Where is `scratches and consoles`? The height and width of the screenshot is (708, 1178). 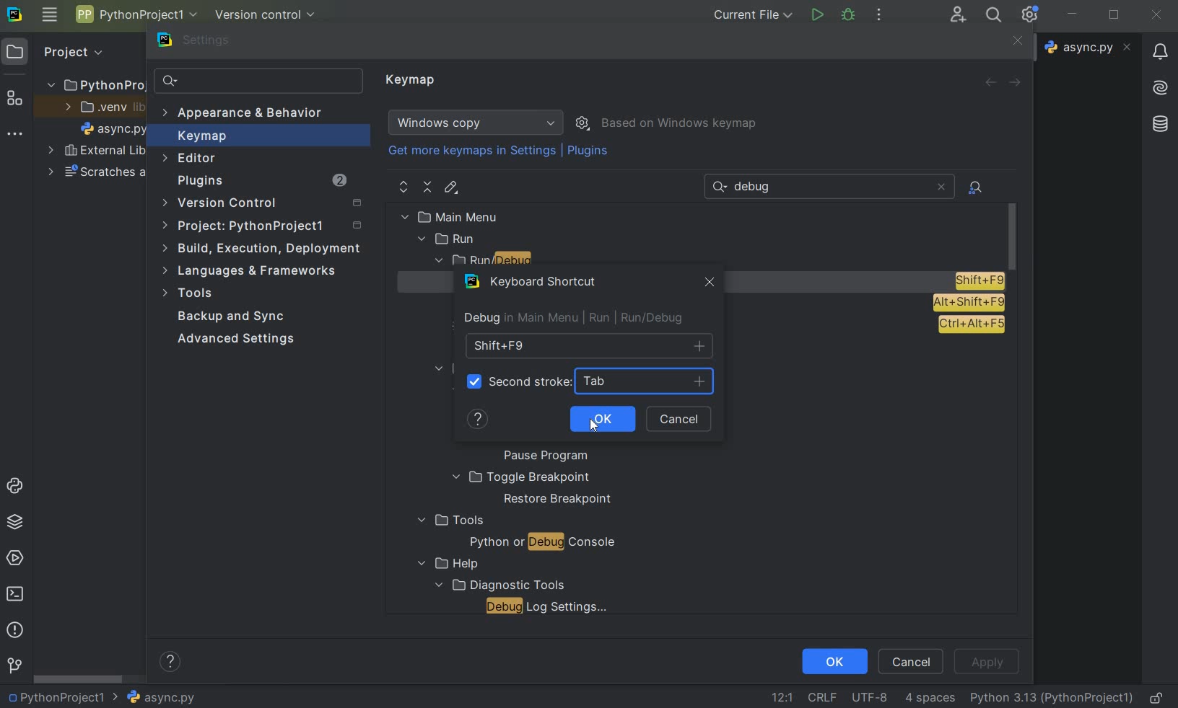 scratches and consoles is located at coordinates (97, 174).